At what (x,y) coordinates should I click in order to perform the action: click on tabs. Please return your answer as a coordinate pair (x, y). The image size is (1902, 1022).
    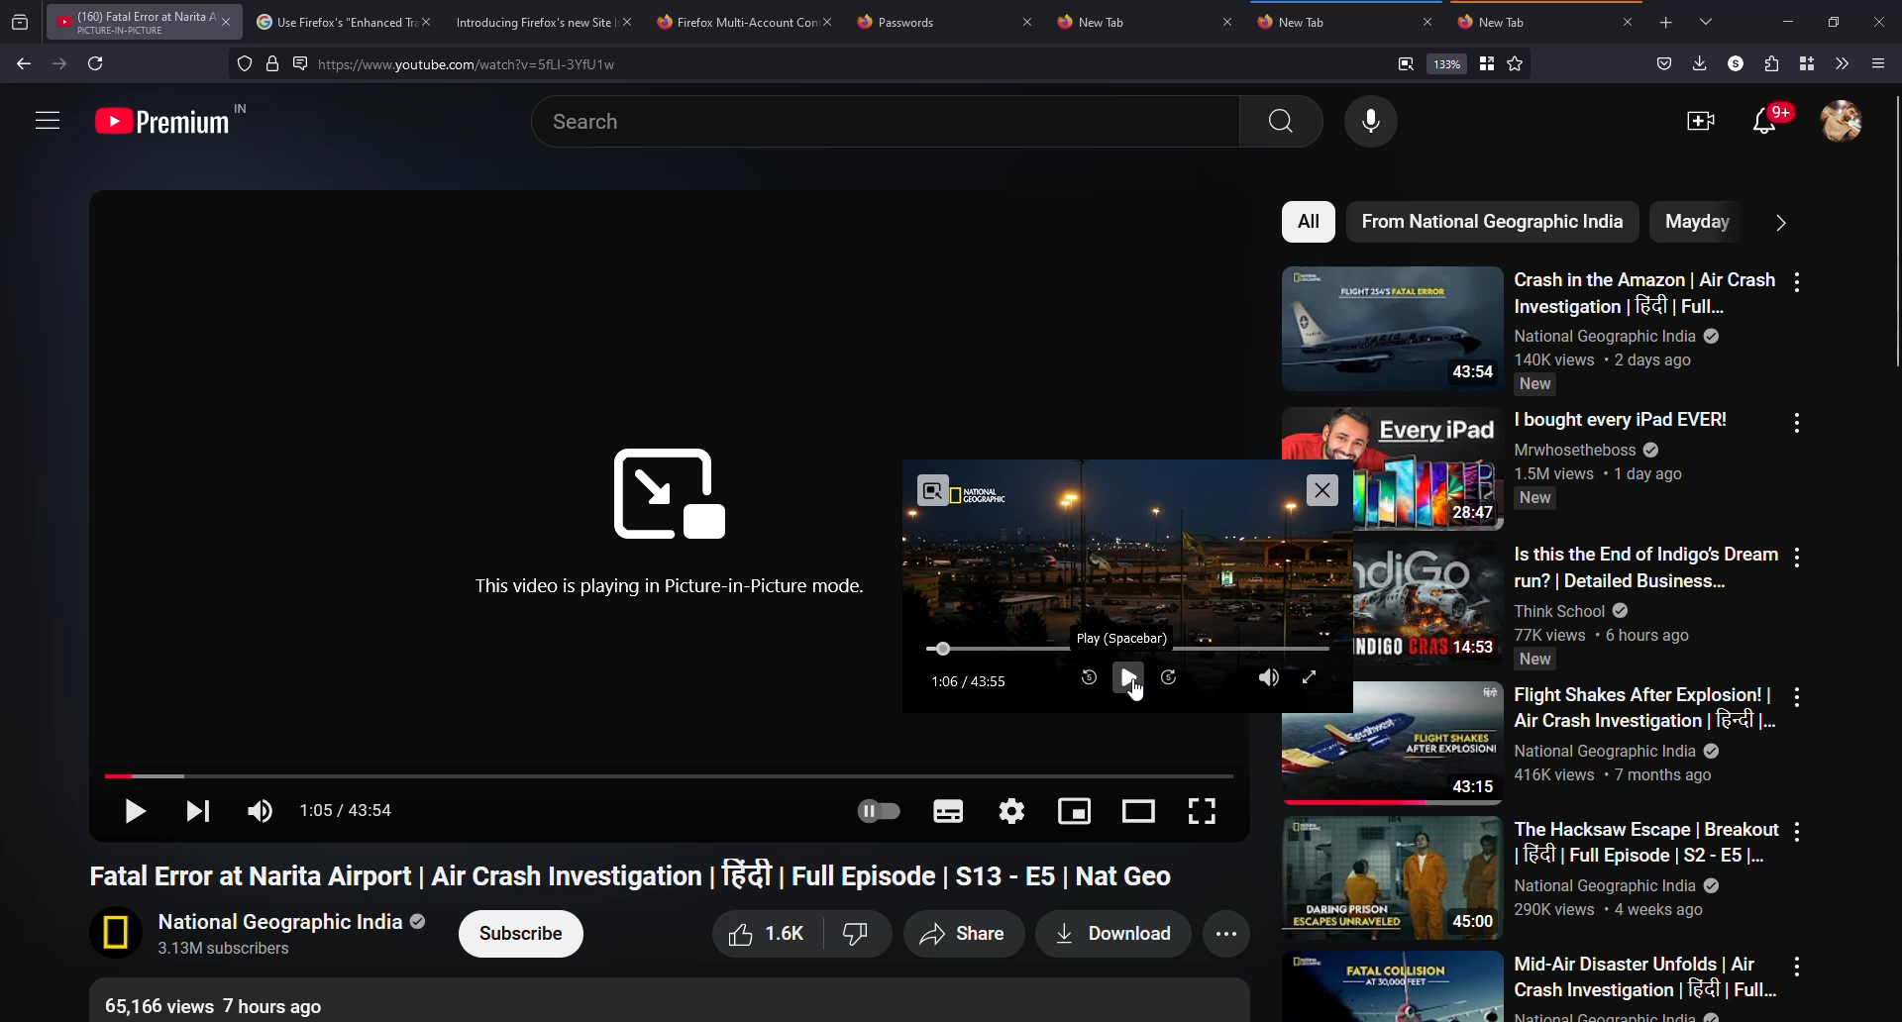
    Looking at the image, I should click on (1708, 23).